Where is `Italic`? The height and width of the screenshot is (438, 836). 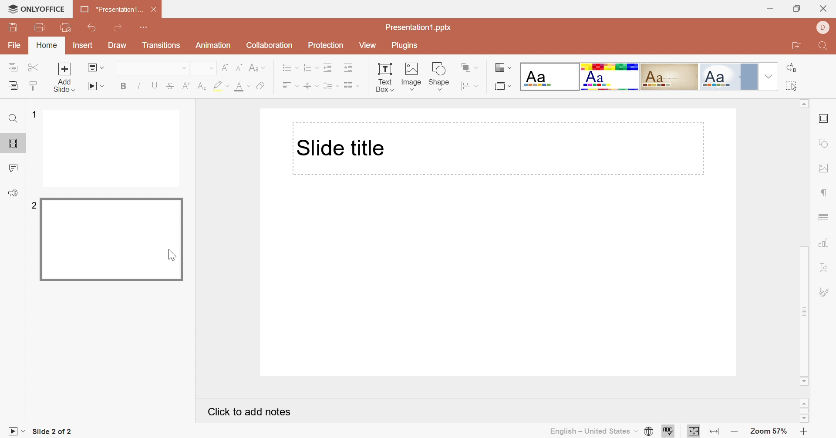 Italic is located at coordinates (140, 85).